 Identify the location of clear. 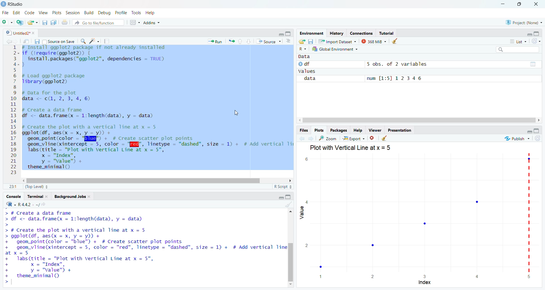
(287, 204).